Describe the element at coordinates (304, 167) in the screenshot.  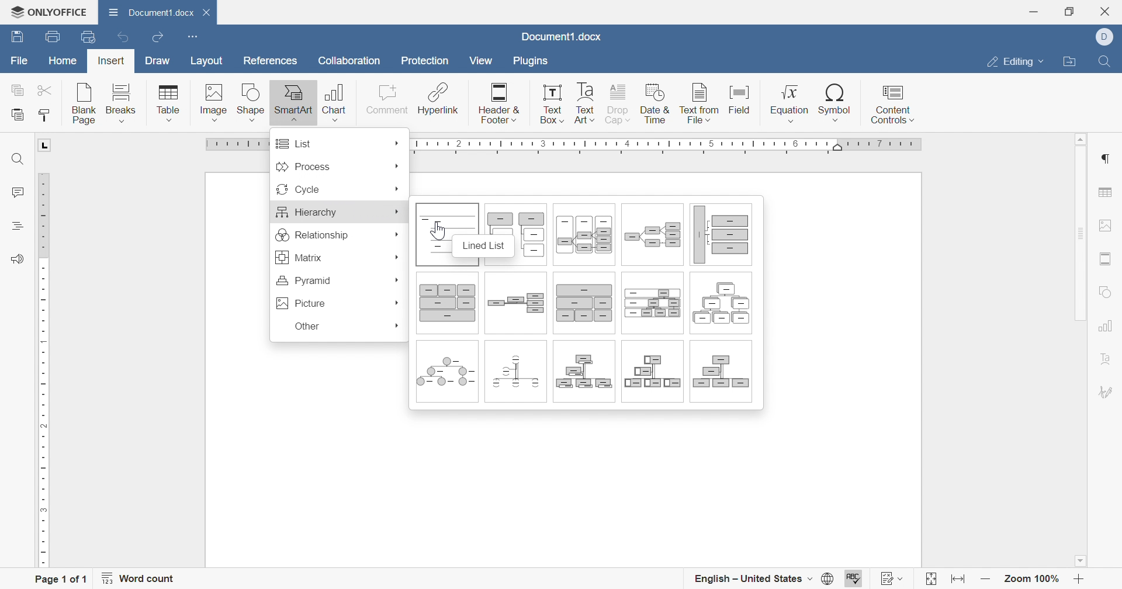
I see `Process` at that location.